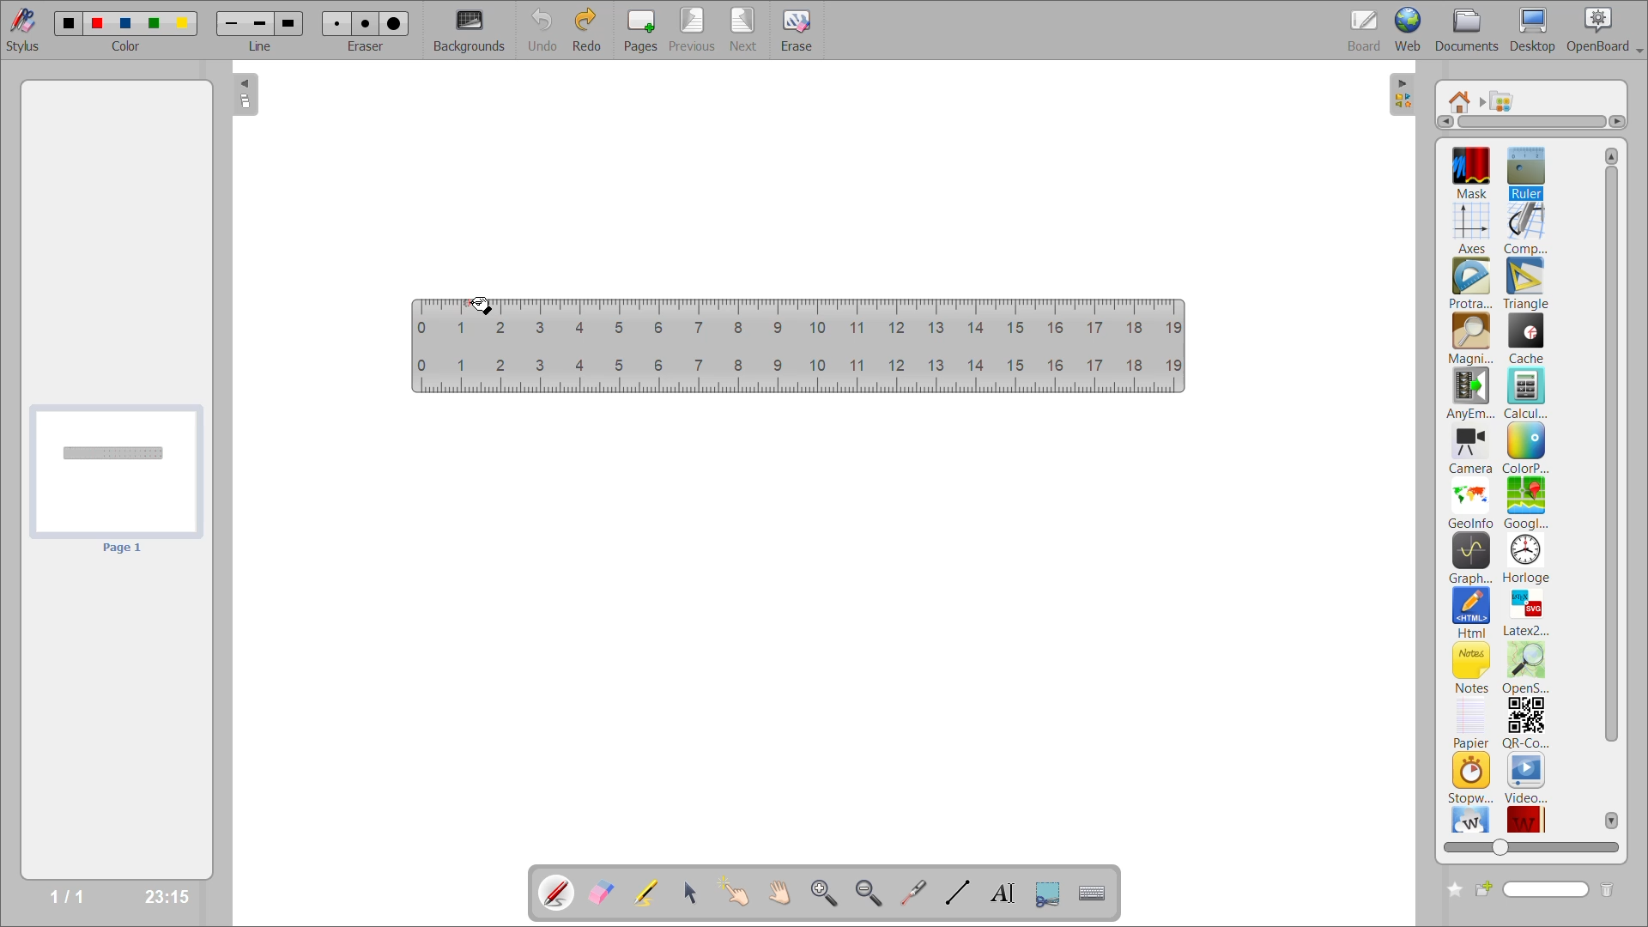 This screenshot has height=927, width=1648. What do you see at coordinates (1527, 338) in the screenshot?
I see `cache` at bounding box center [1527, 338].